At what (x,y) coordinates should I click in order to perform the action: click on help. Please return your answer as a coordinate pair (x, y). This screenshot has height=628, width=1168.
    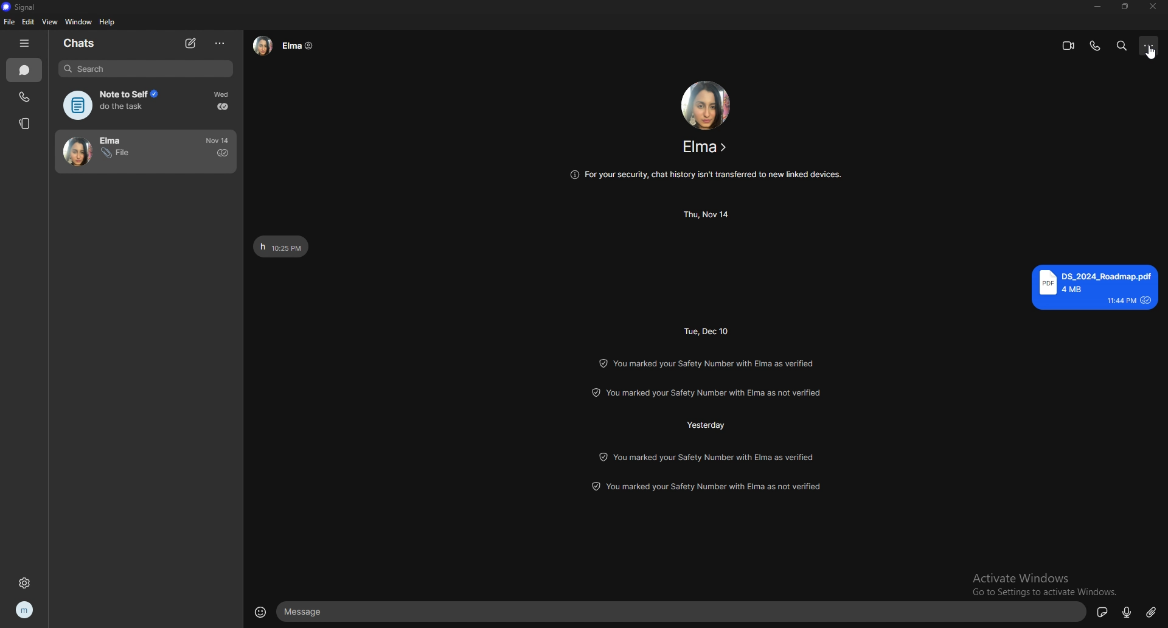
    Looking at the image, I should click on (106, 23).